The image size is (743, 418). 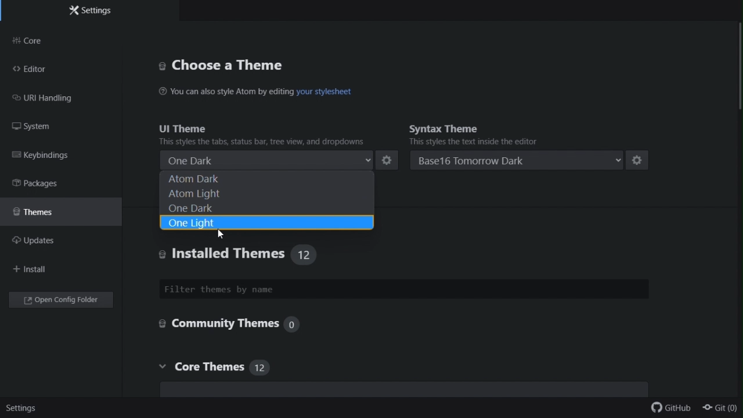 What do you see at coordinates (388, 160) in the screenshot?
I see `setting` at bounding box center [388, 160].